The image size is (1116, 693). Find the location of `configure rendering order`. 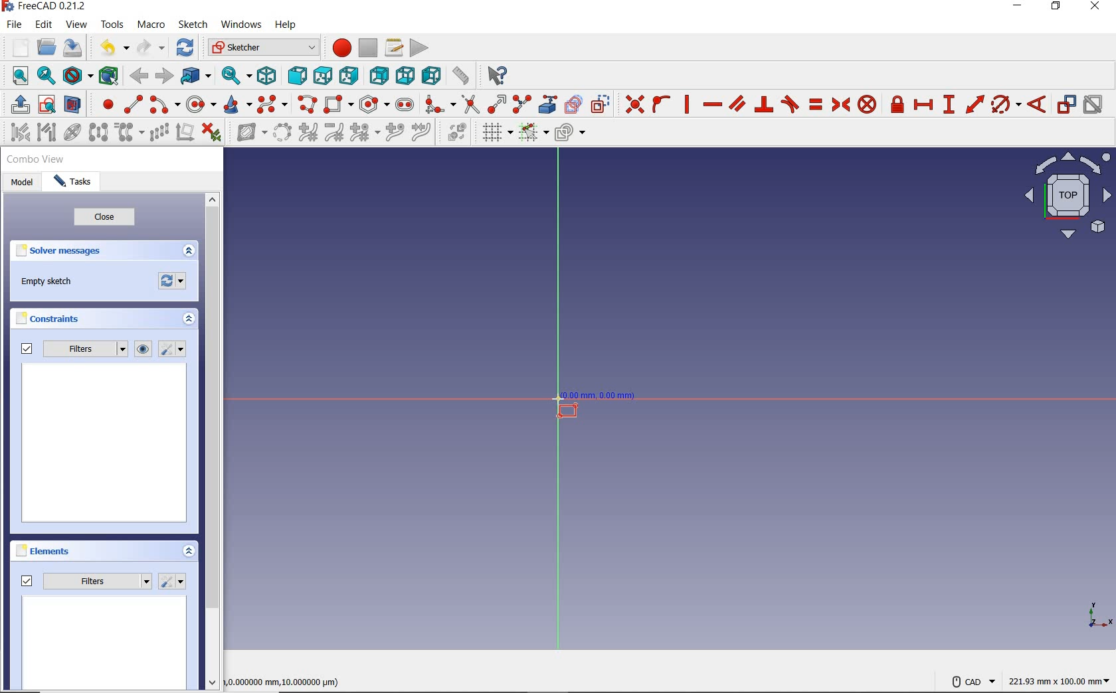

configure rendering order is located at coordinates (569, 131).